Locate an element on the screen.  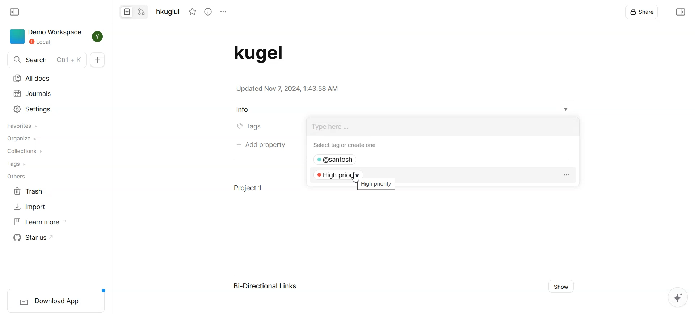
Document Title is located at coordinates (269, 53).